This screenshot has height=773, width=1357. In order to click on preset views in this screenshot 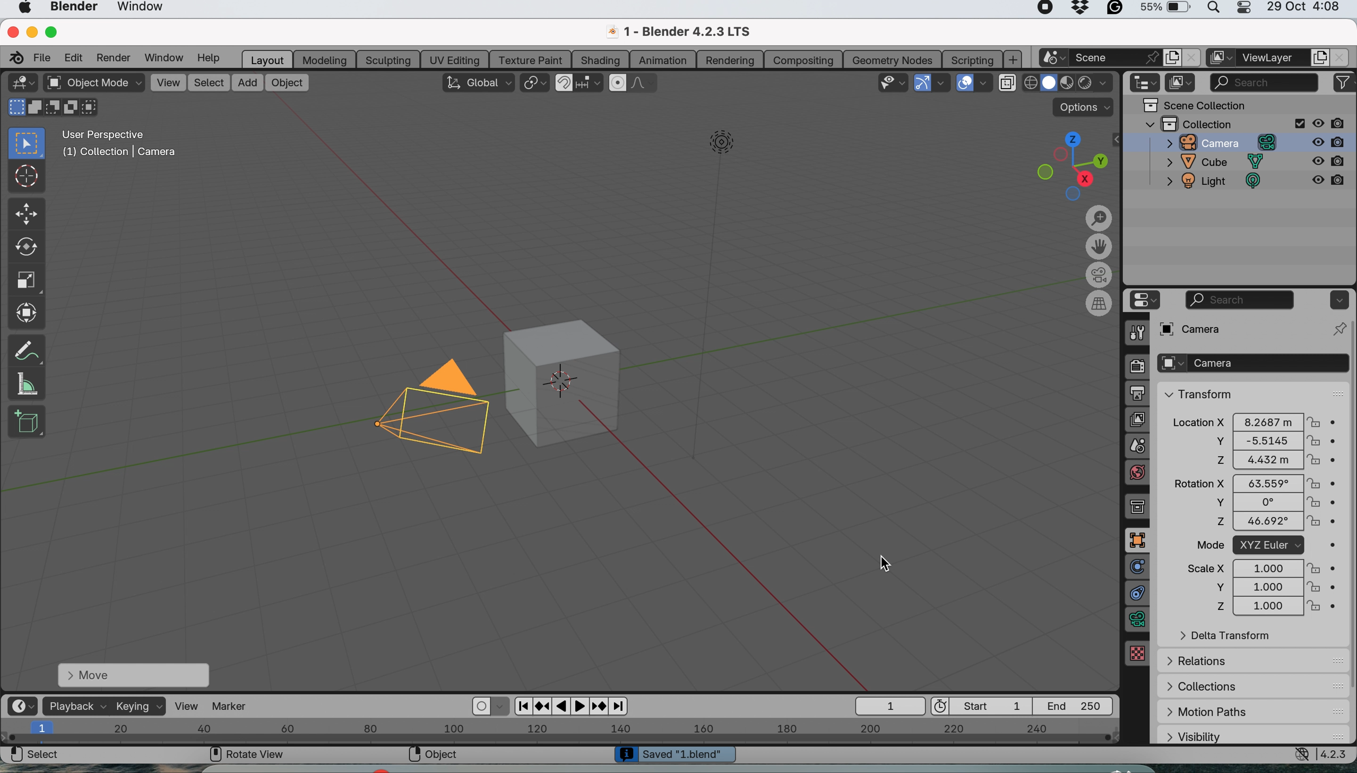, I will do `click(1066, 166)`.